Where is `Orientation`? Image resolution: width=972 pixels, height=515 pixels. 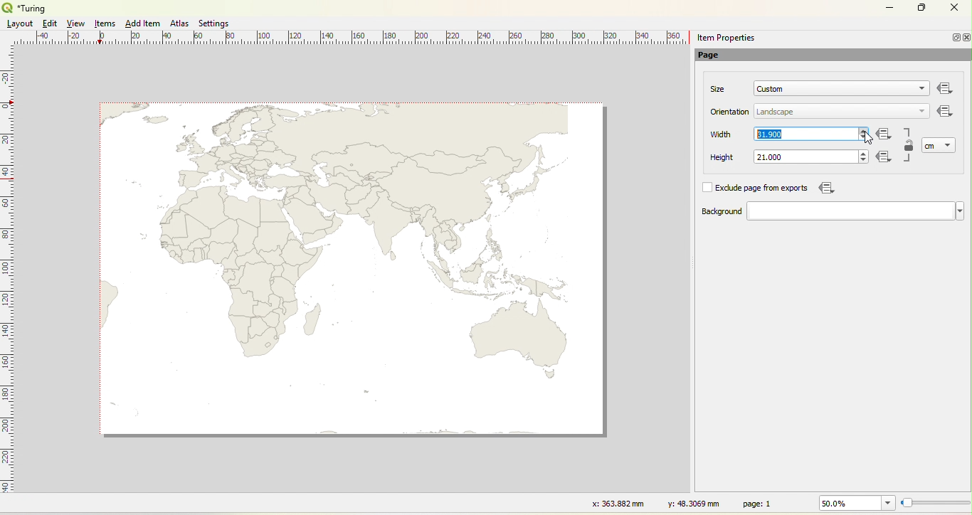
Orientation is located at coordinates (731, 112).